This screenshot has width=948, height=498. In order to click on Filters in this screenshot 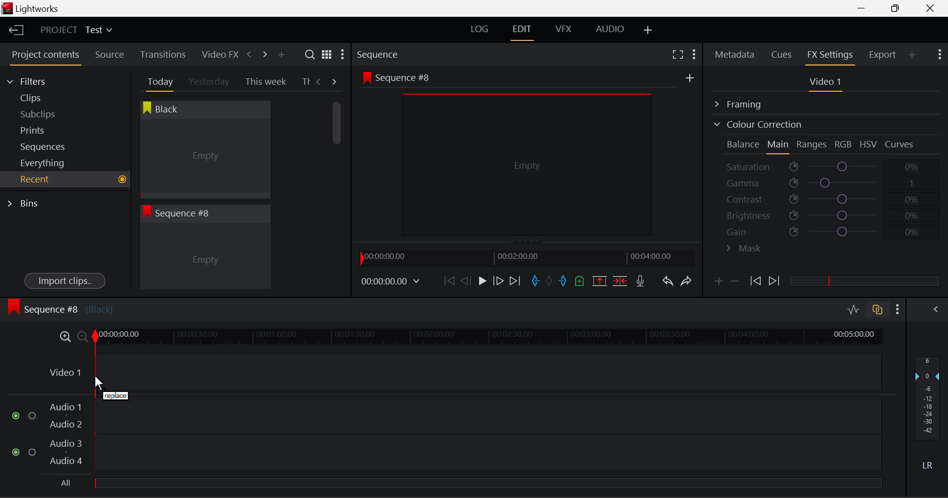, I will do `click(36, 80)`.